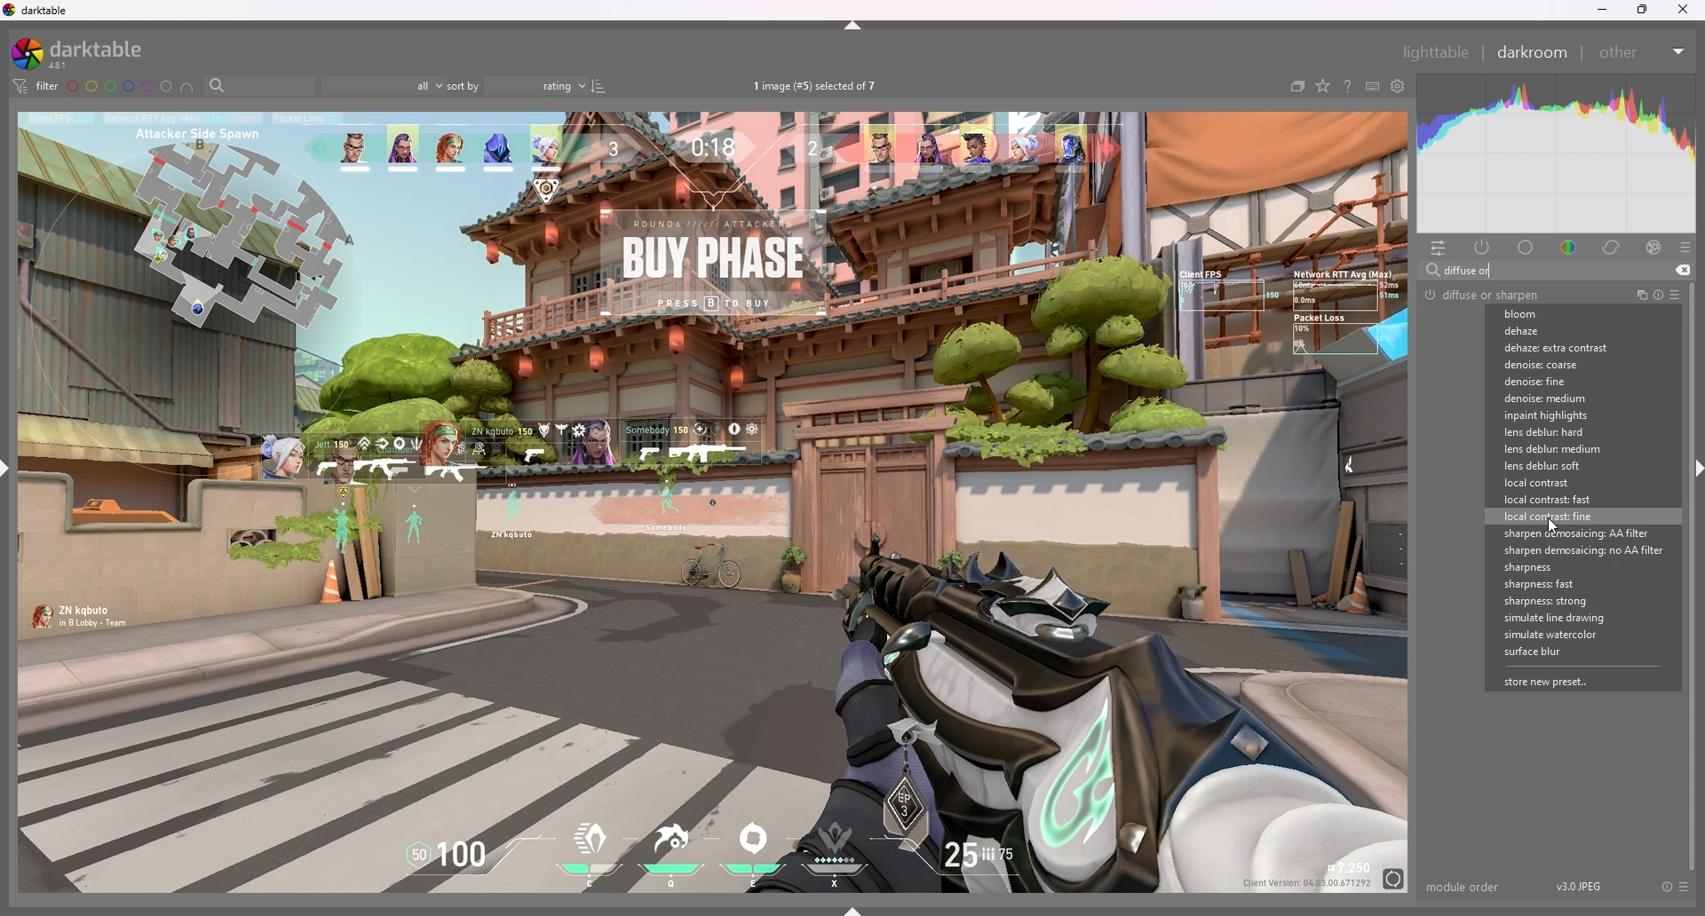 This screenshot has width=1705, height=916. I want to click on version, so click(1583, 886).